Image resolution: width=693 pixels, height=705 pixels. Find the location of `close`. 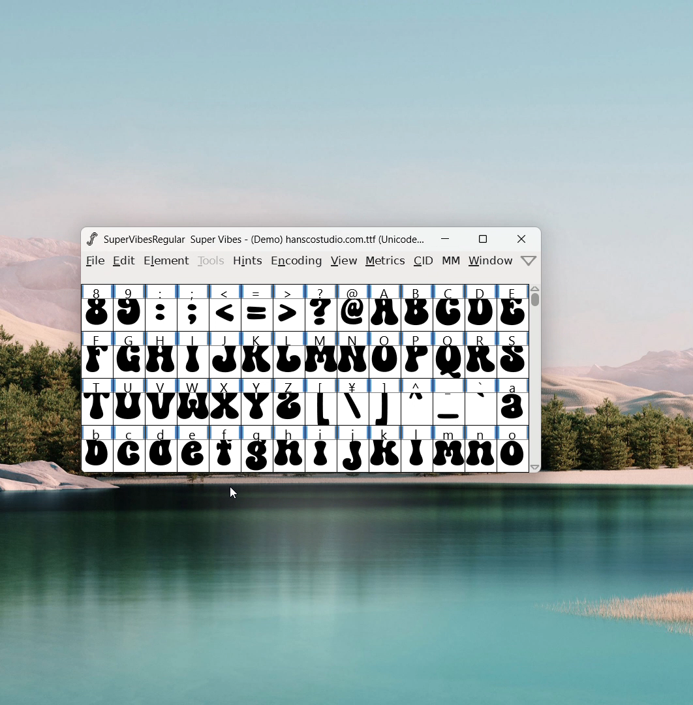

close is located at coordinates (521, 239).